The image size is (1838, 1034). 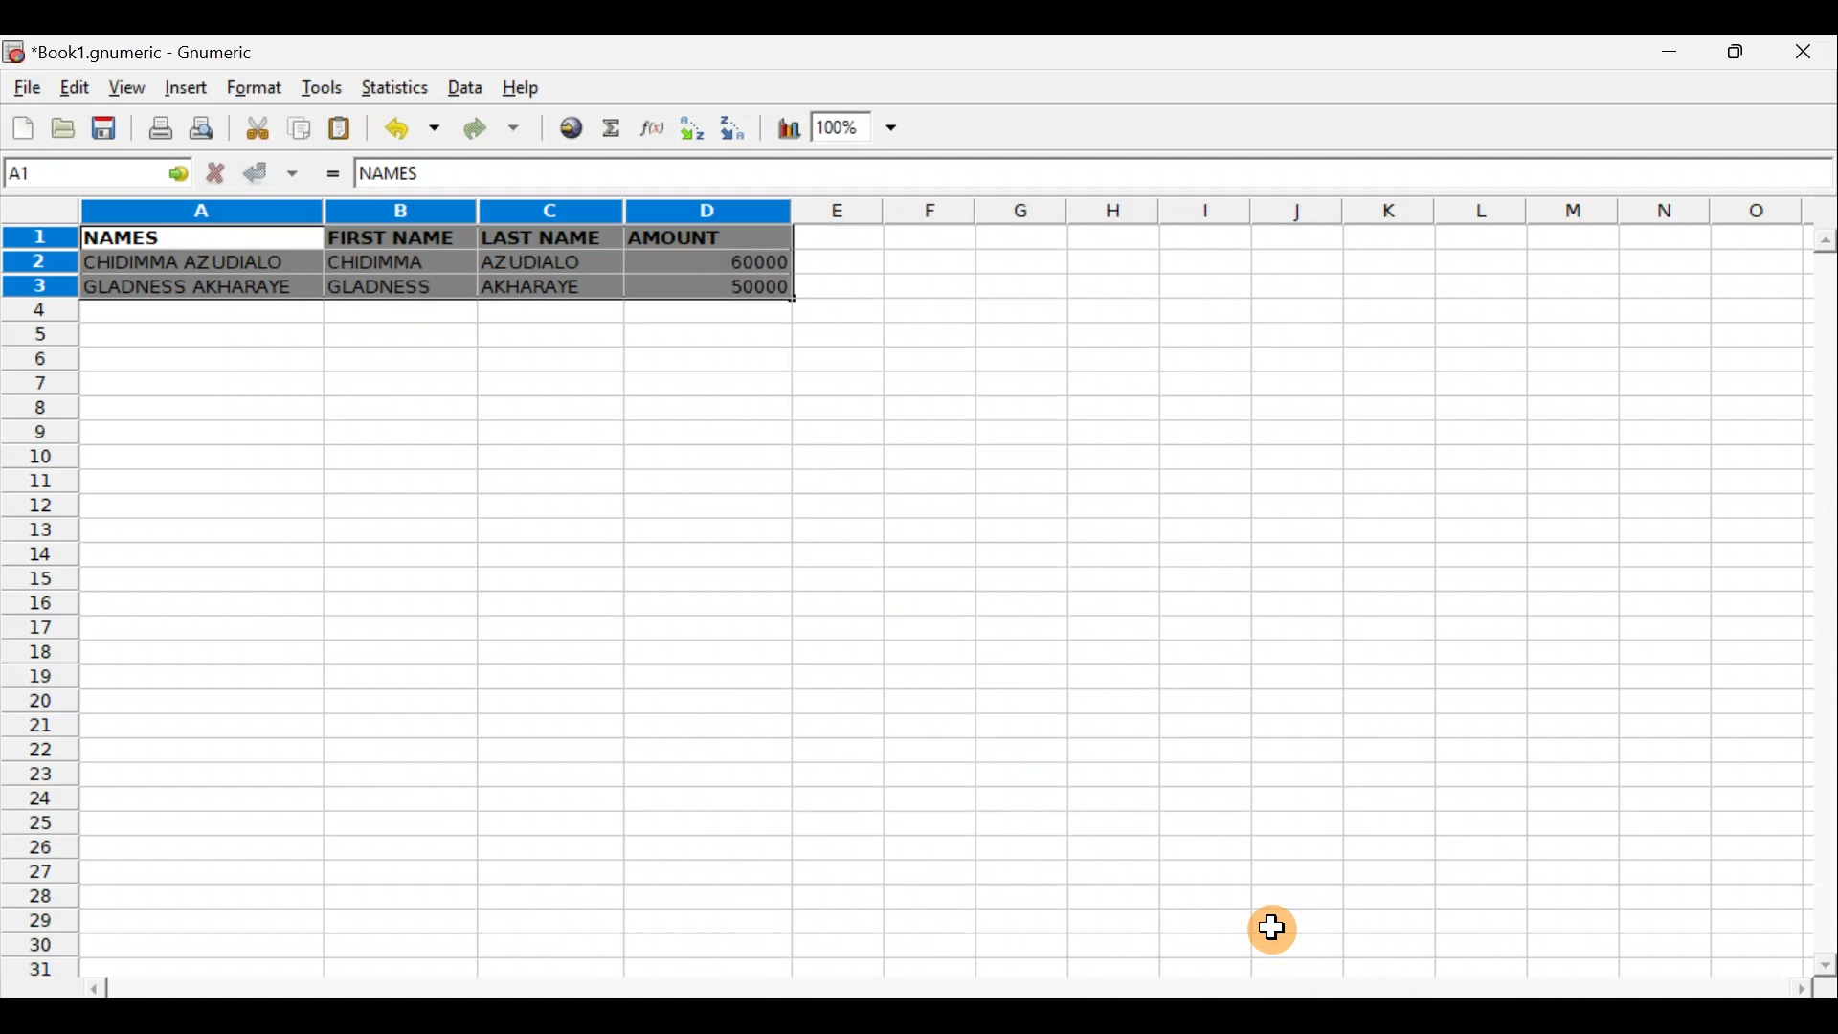 I want to click on Accept change, so click(x=268, y=173).